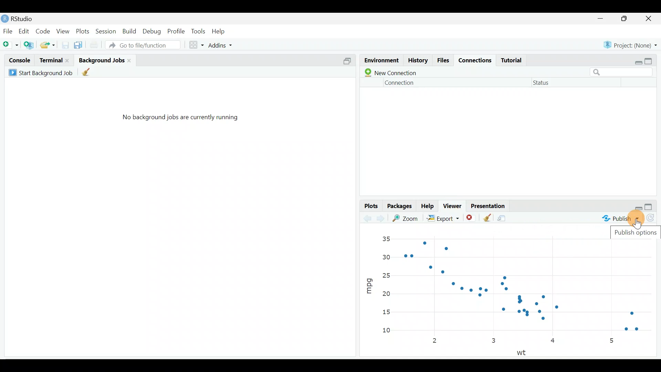 The image size is (661, 372). I want to click on wt, so click(524, 352).